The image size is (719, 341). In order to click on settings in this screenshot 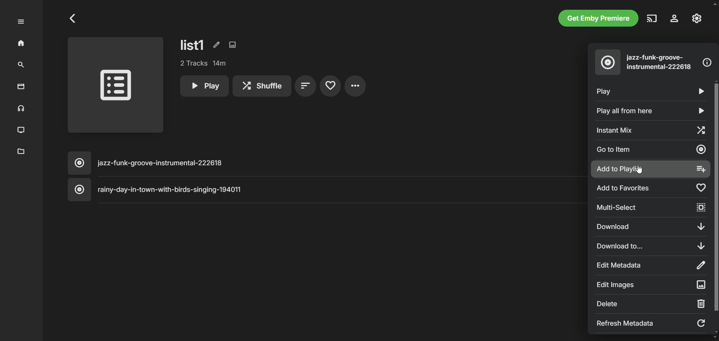, I will do `click(675, 18)`.